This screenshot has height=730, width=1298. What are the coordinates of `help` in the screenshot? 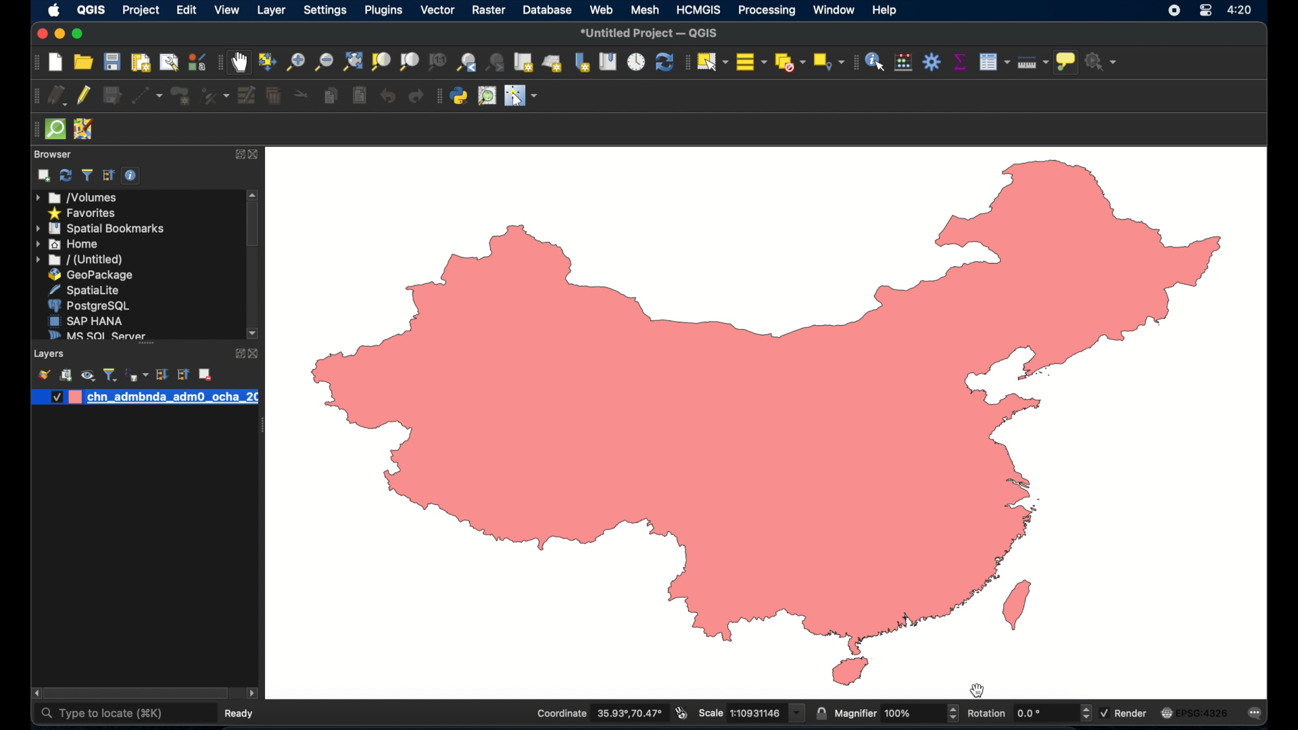 It's located at (886, 10).